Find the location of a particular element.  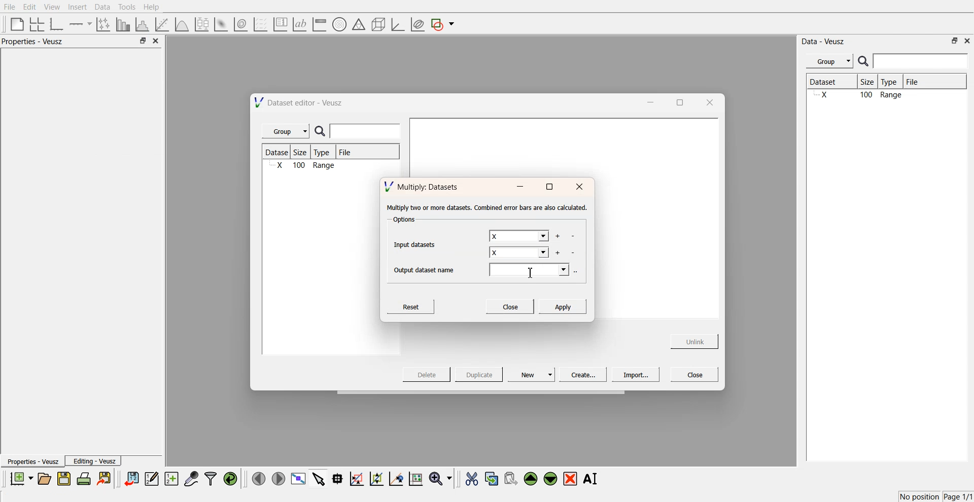

remove the selected widgets is located at coordinates (571, 479).